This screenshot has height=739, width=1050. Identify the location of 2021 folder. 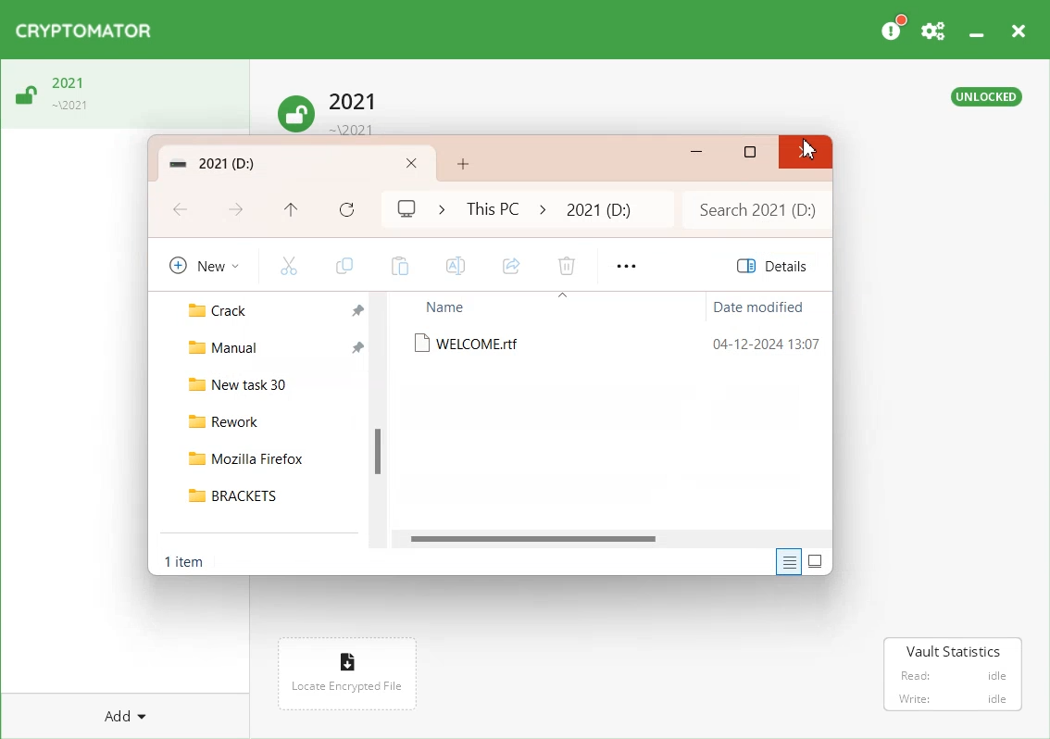
(597, 209).